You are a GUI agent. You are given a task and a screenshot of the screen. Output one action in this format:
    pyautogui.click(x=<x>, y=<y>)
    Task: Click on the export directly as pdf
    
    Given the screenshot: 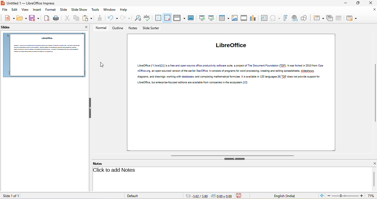 What is the action you would take?
    pyautogui.click(x=46, y=18)
    